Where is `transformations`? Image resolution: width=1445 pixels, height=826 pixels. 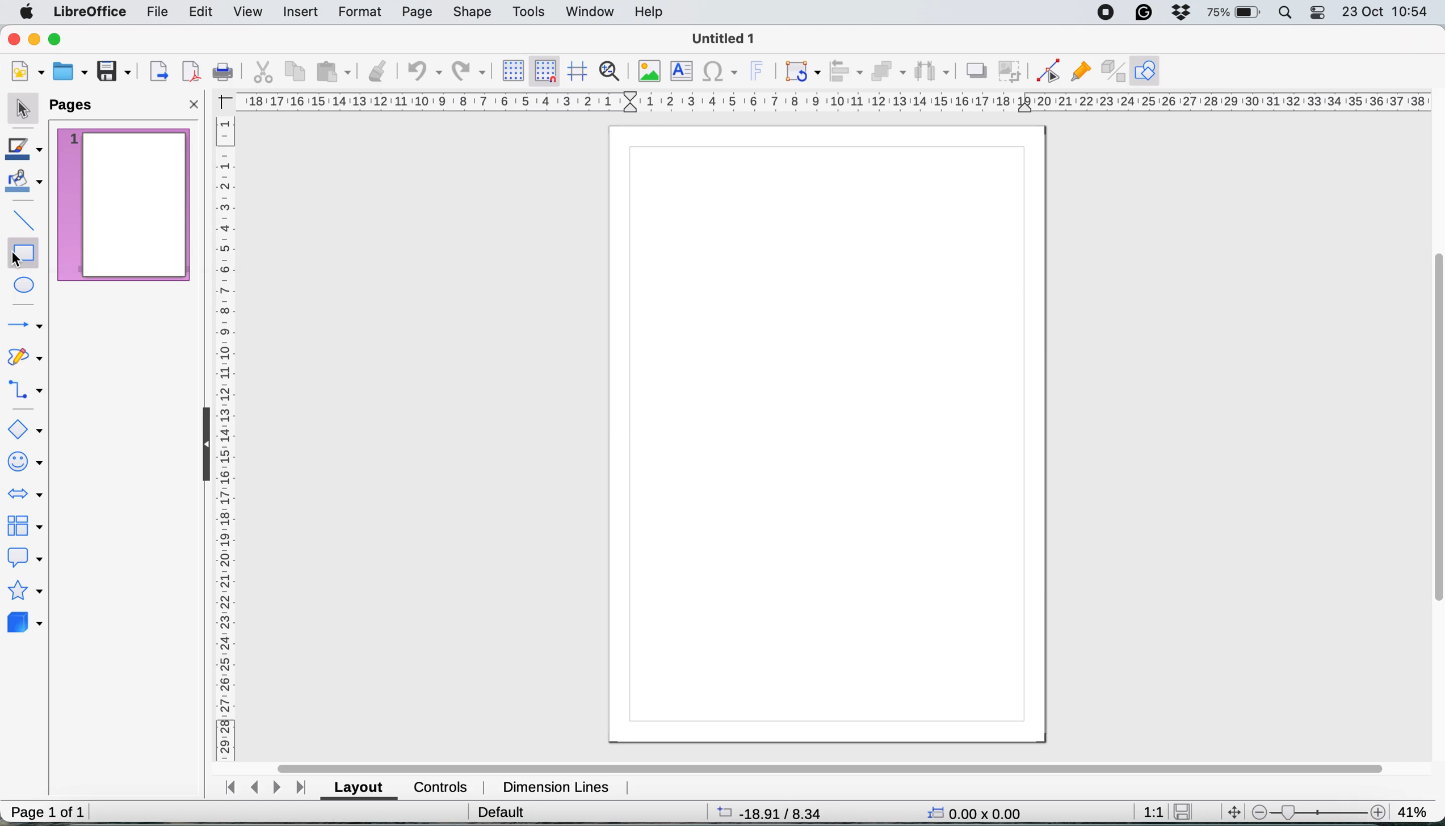
transformations is located at coordinates (801, 72).